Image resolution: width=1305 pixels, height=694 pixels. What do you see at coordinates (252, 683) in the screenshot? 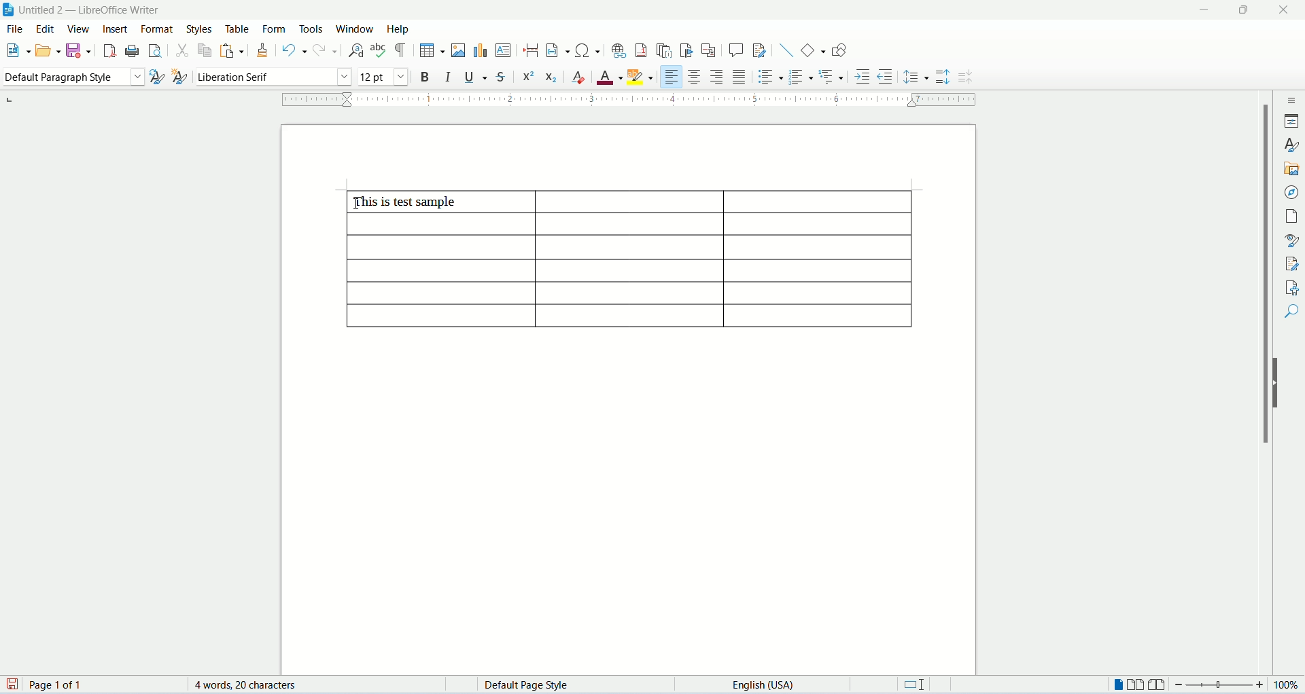
I see `word count` at bounding box center [252, 683].